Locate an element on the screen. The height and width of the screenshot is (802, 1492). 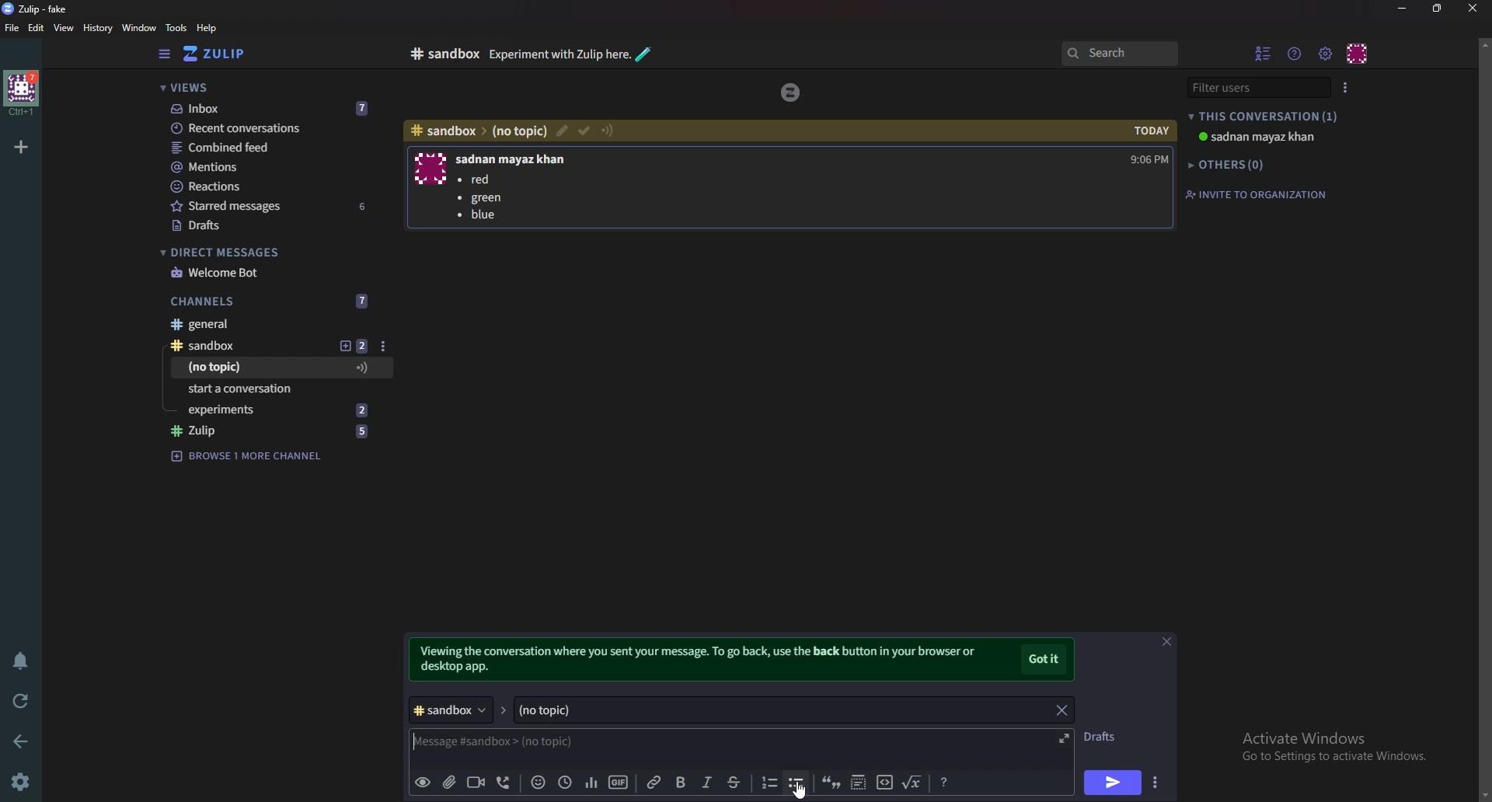
Bullet list is located at coordinates (797, 783).